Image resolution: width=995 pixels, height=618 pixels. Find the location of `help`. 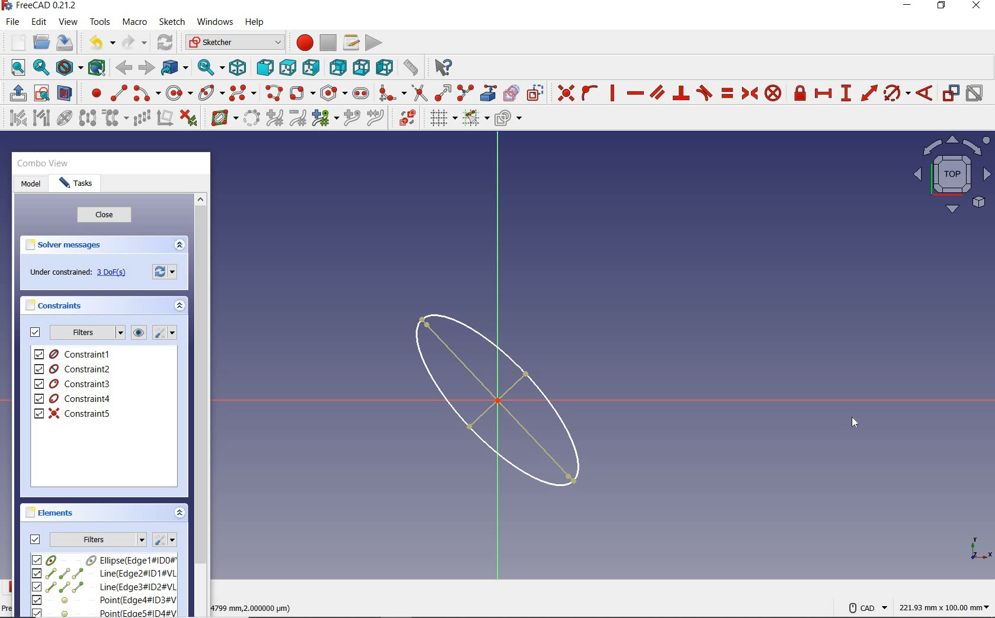

help is located at coordinates (254, 22).